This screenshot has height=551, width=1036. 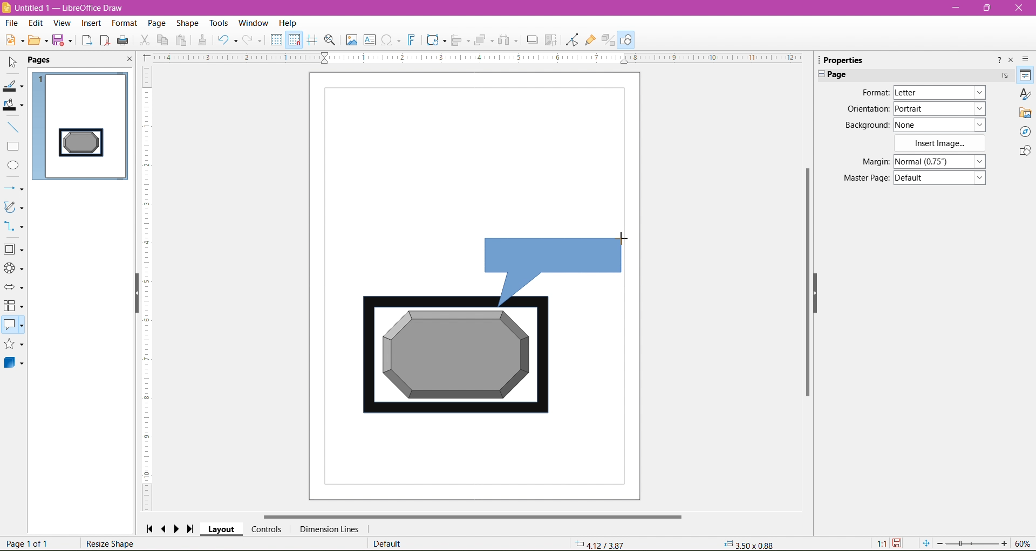 What do you see at coordinates (608, 40) in the screenshot?
I see `Toggle Extrusion` at bounding box center [608, 40].